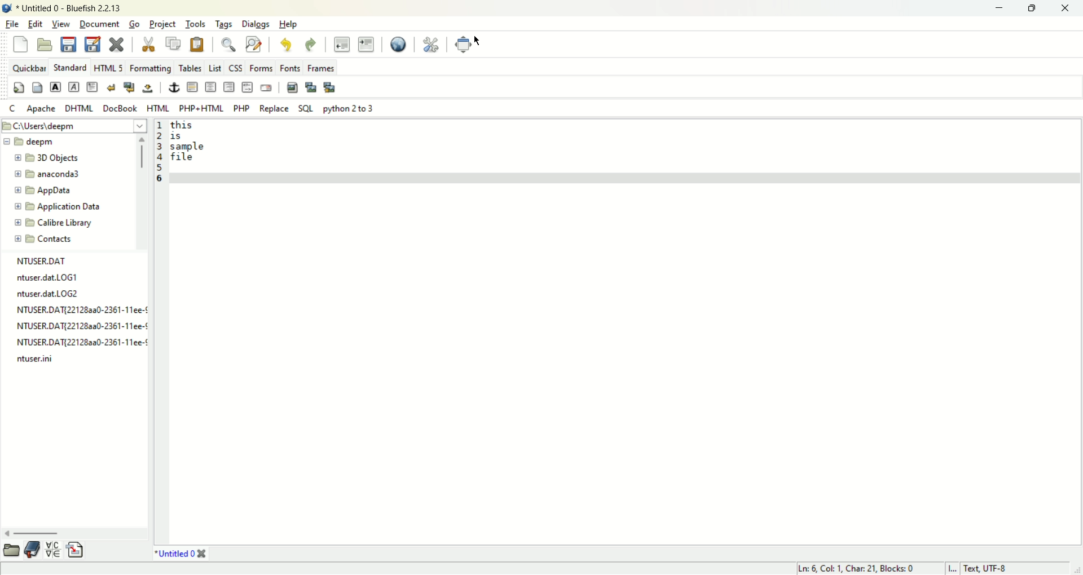 The image size is (1083, 575). What do you see at coordinates (263, 68) in the screenshot?
I see `forms` at bounding box center [263, 68].